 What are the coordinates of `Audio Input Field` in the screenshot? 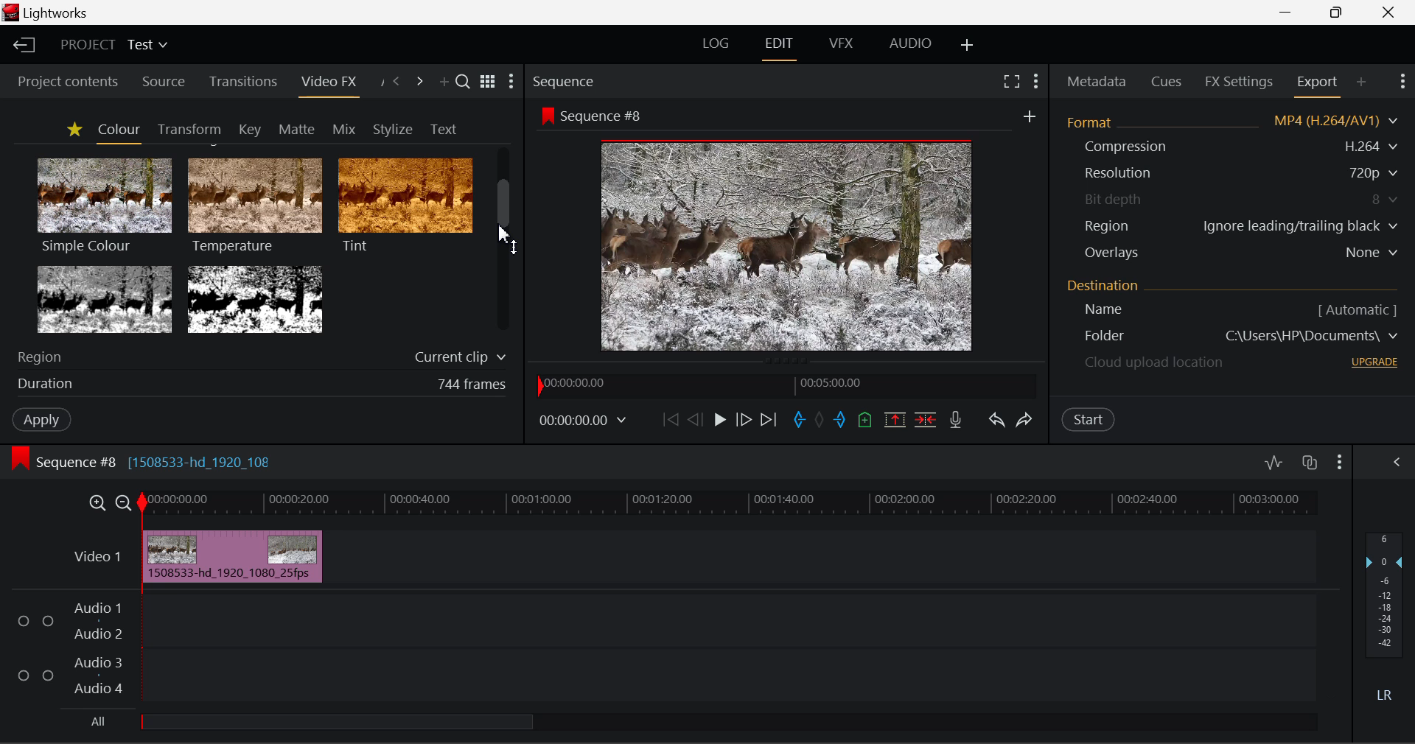 It's located at (722, 647).